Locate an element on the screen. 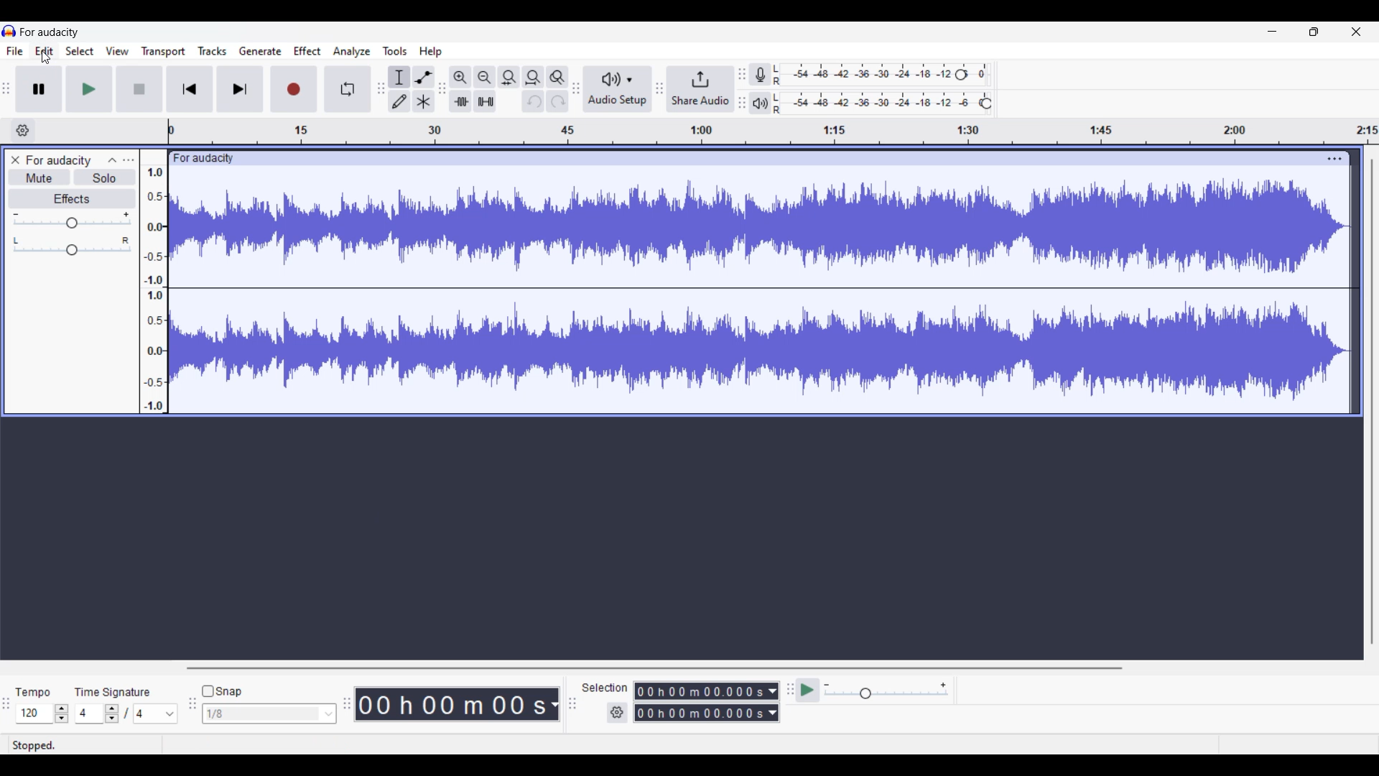 The image size is (1379, 776). Multi-tool is located at coordinates (424, 101).